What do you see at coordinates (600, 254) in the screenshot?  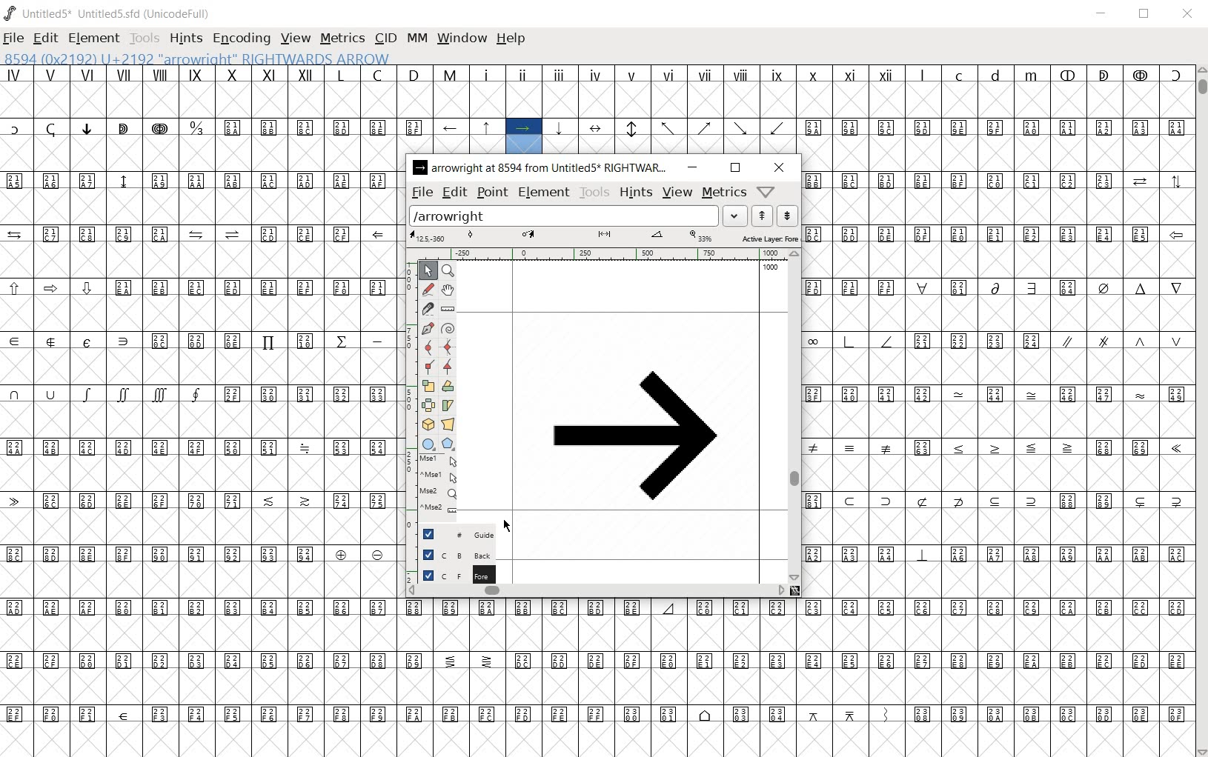 I see `ruler` at bounding box center [600, 254].